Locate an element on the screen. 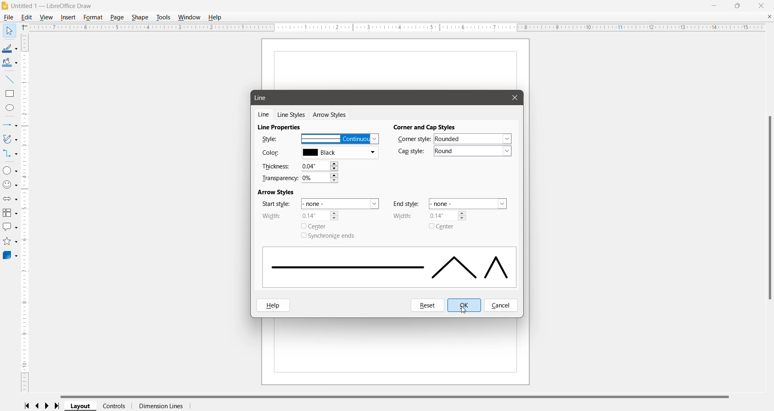  Minimize is located at coordinates (714, 5).